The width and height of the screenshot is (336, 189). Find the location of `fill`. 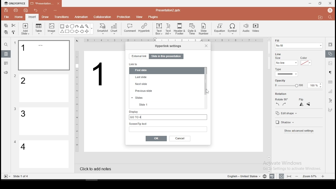

fill is located at coordinates (298, 44).